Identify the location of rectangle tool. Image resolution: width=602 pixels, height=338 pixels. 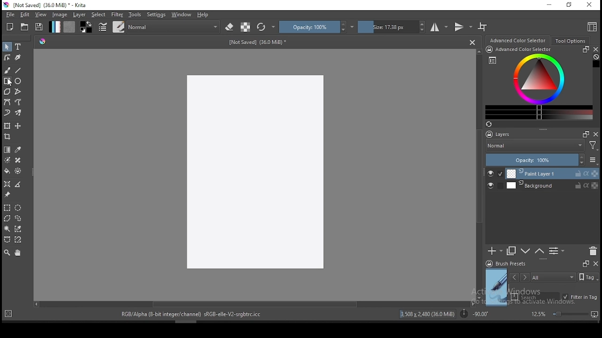
(7, 81).